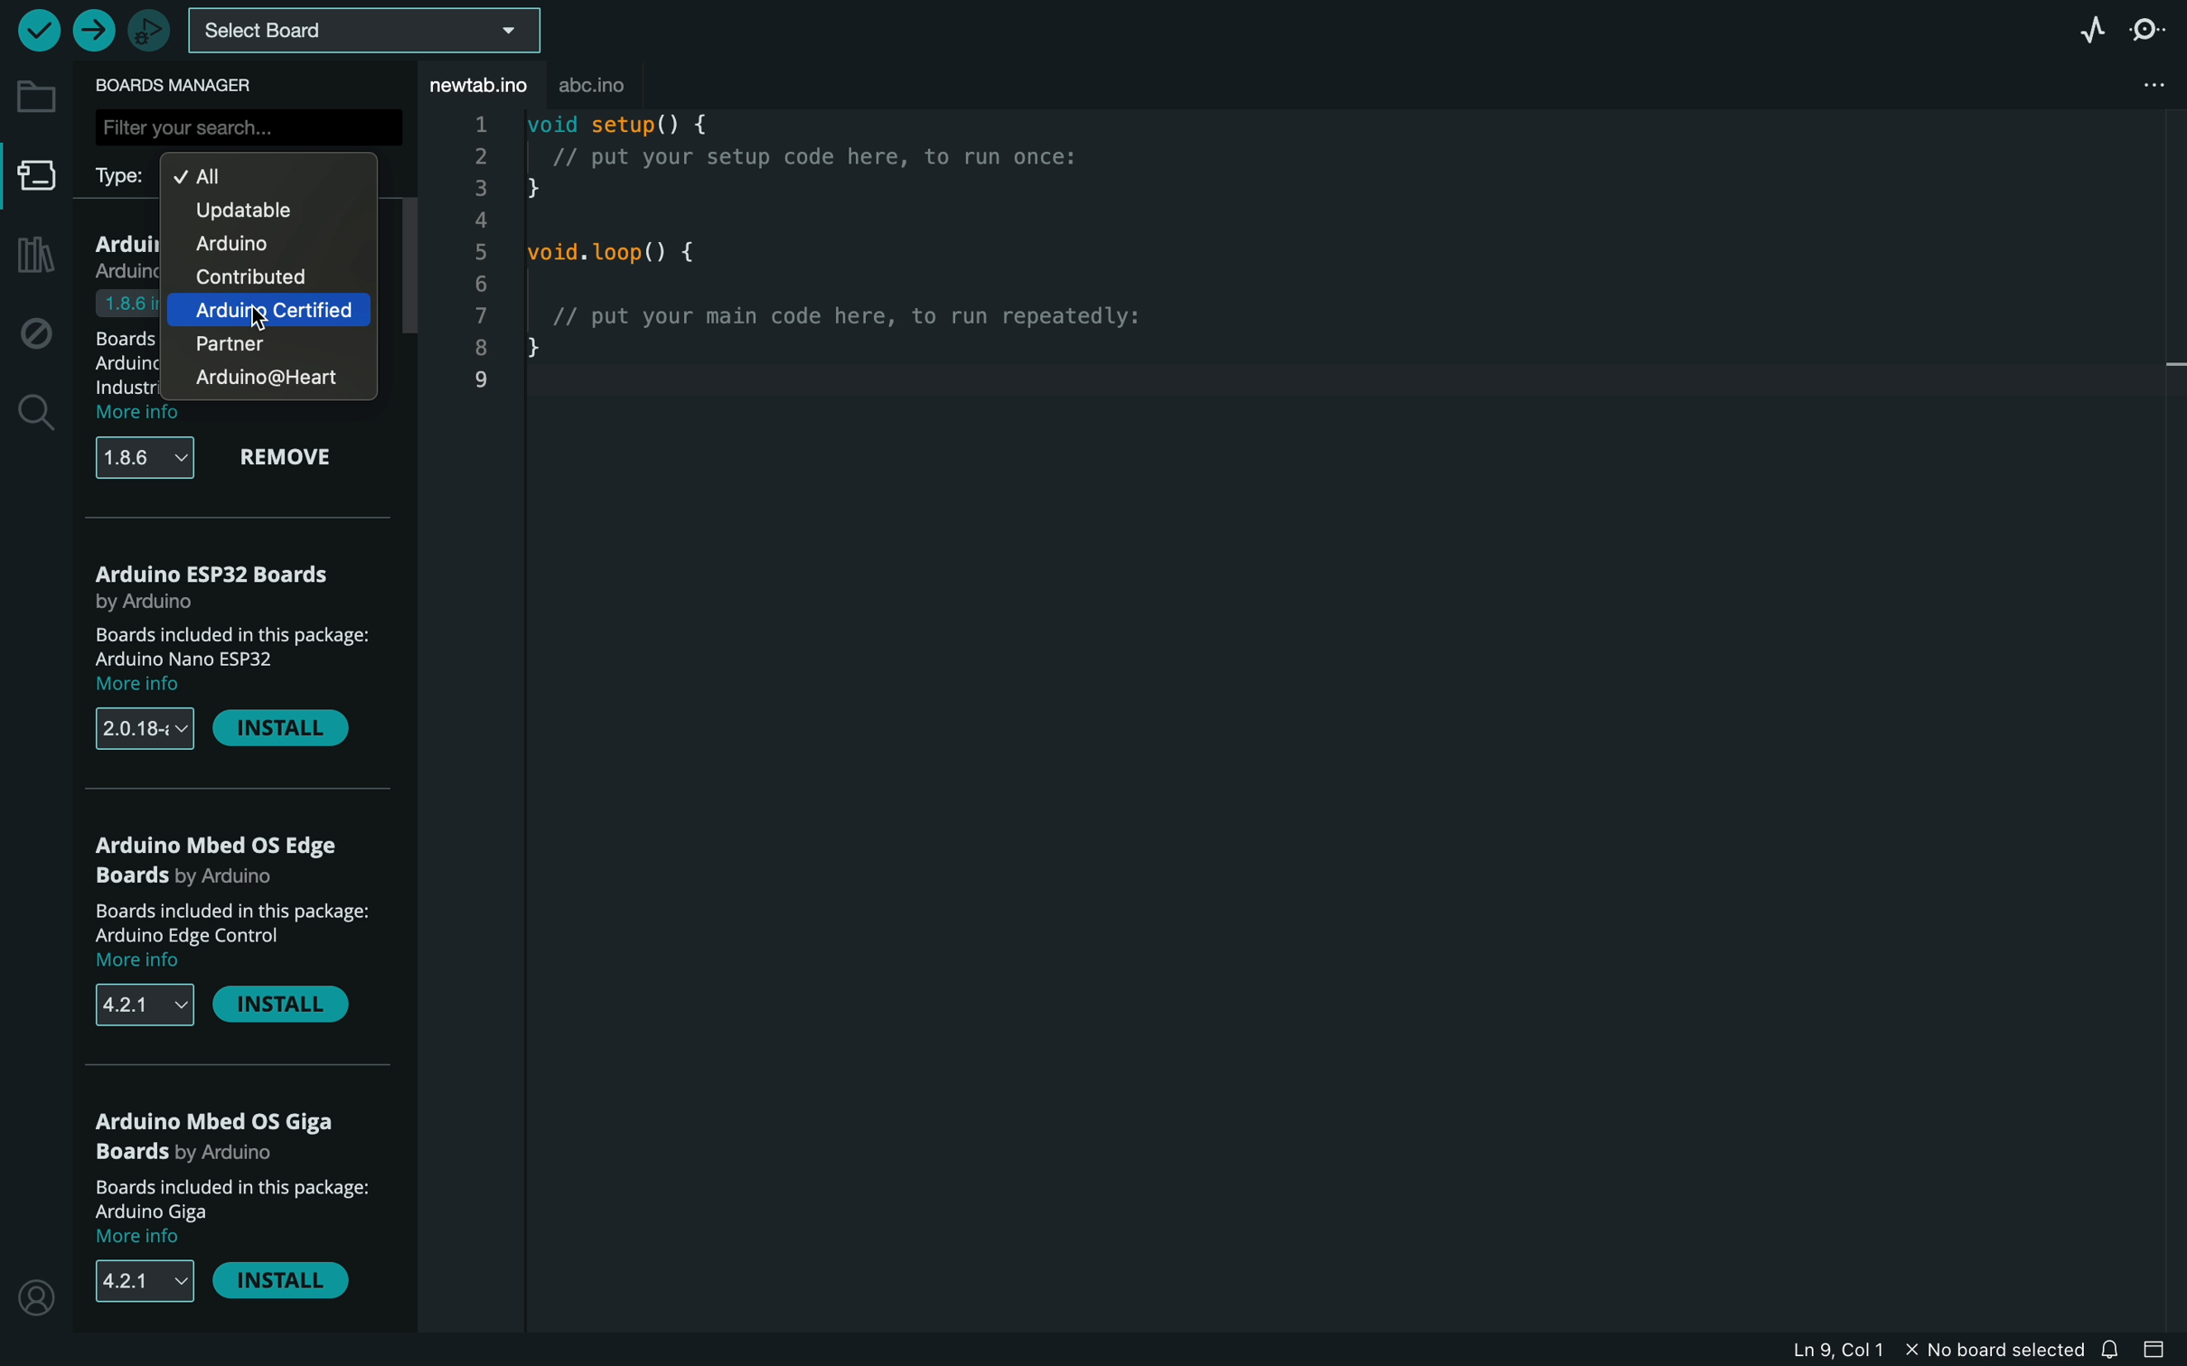 This screenshot has width=2187, height=1366. Describe the element at coordinates (267, 310) in the screenshot. I see `arduino` at that location.